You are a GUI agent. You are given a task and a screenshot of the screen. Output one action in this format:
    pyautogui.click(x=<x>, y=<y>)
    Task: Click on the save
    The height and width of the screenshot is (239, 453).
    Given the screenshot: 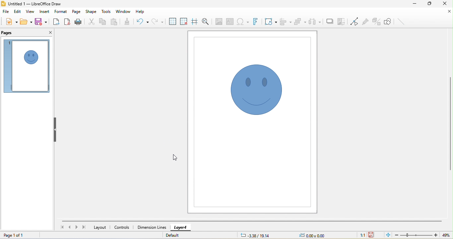 What is the action you would take?
    pyautogui.click(x=41, y=21)
    